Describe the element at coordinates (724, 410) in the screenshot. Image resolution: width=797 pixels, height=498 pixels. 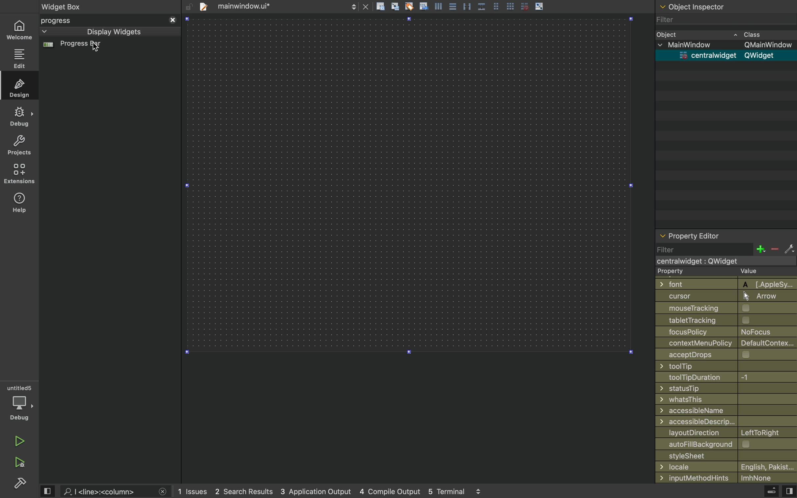
I see `accessiblename` at that location.